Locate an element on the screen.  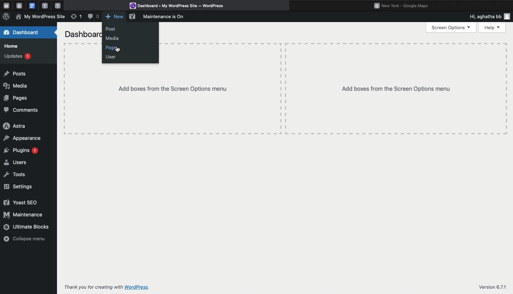
Yoast is located at coordinates (19, 203).